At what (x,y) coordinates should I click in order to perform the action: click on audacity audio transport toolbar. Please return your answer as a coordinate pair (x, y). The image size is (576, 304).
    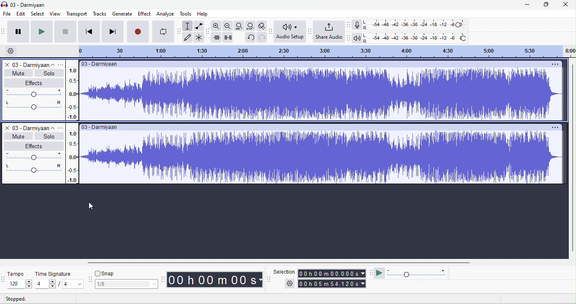
    Looking at the image, I should click on (4, 31).